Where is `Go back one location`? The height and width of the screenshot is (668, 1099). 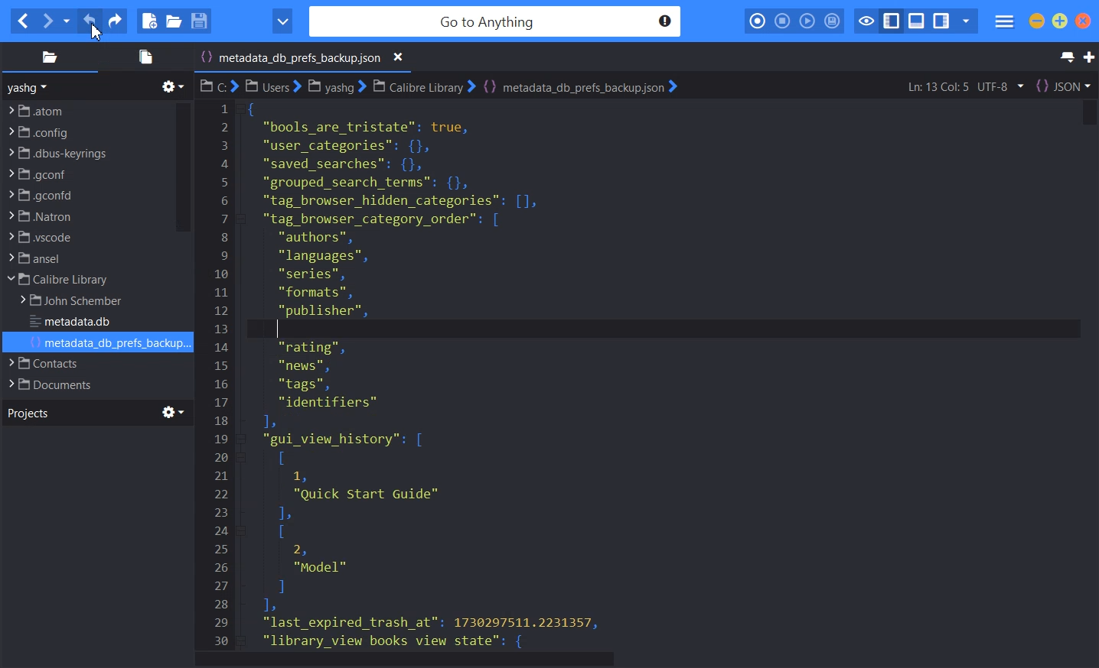 Go back one location is located at coordinates (22, 21).